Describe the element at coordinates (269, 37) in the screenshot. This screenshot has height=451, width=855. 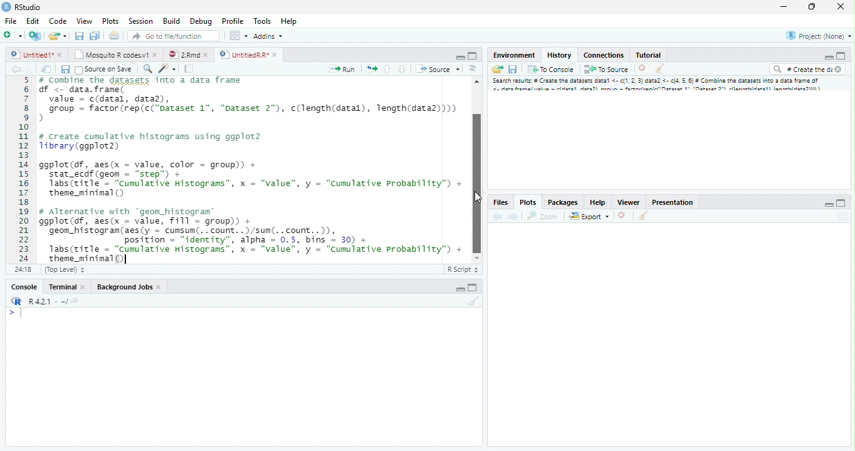
I see `Addins` at that location.